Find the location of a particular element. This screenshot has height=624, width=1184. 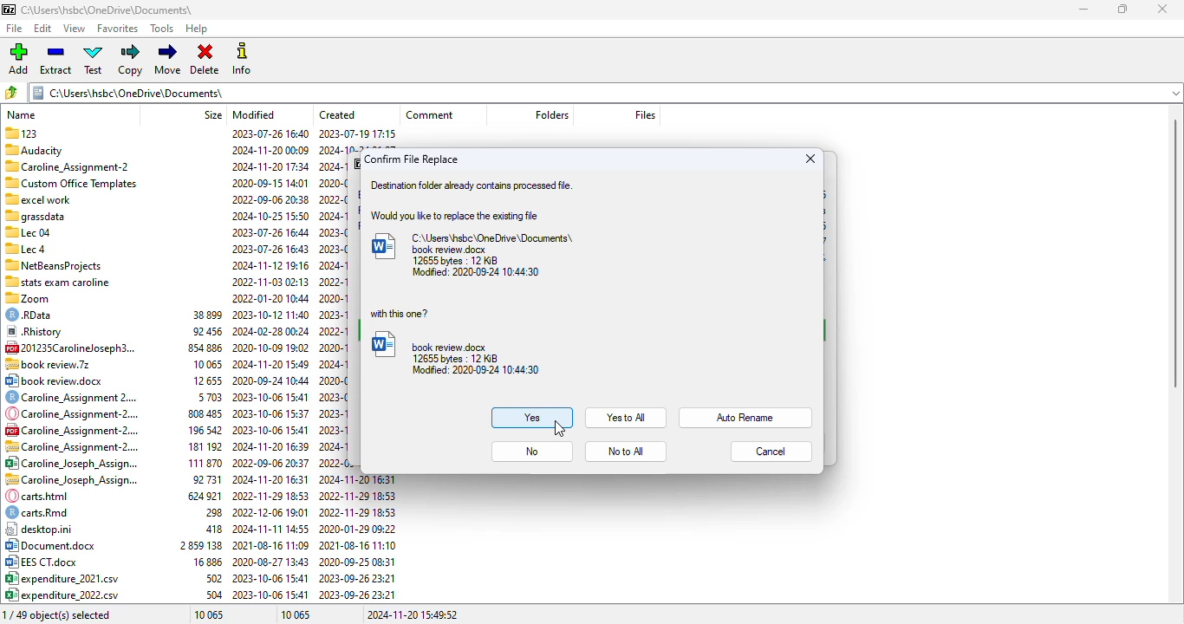

minimize is located at coordinates (1083, 10).